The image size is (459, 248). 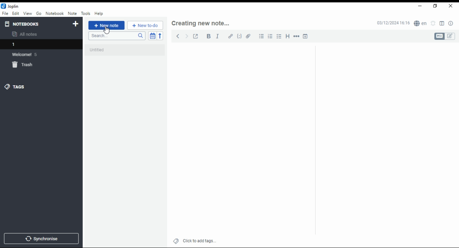 I want to click on help, so click(x=99, y=14).